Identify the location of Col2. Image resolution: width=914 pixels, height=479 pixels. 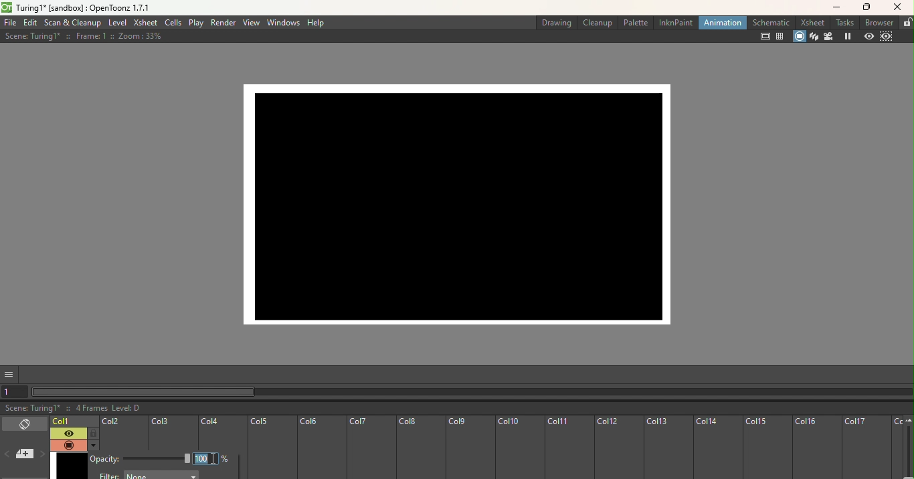
(123, 434).